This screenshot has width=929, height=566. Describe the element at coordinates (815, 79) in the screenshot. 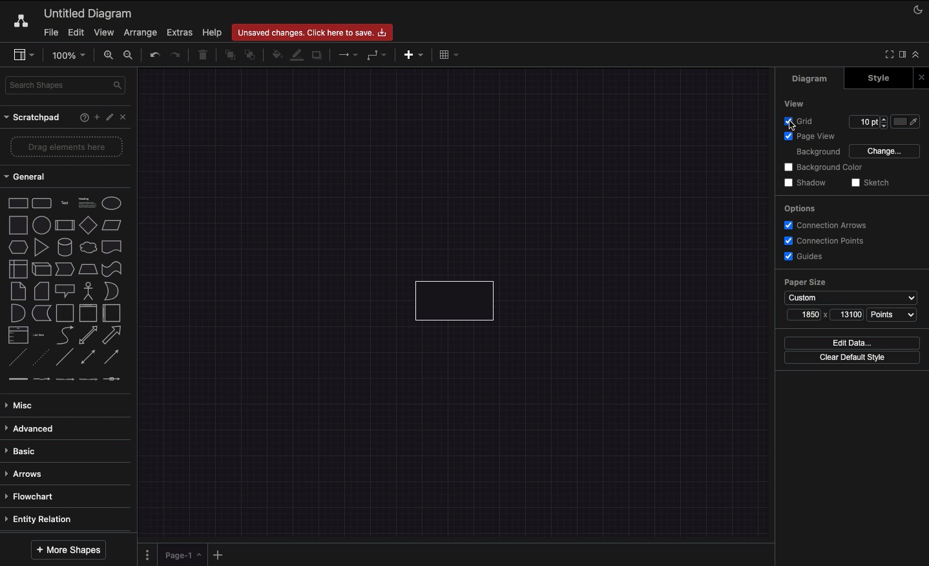

I see `Diagram` at that location.